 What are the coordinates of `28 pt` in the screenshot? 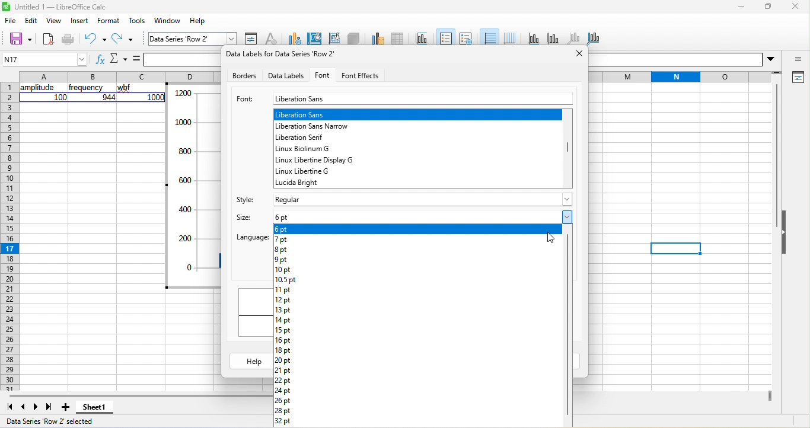 It's located at (283, 411).